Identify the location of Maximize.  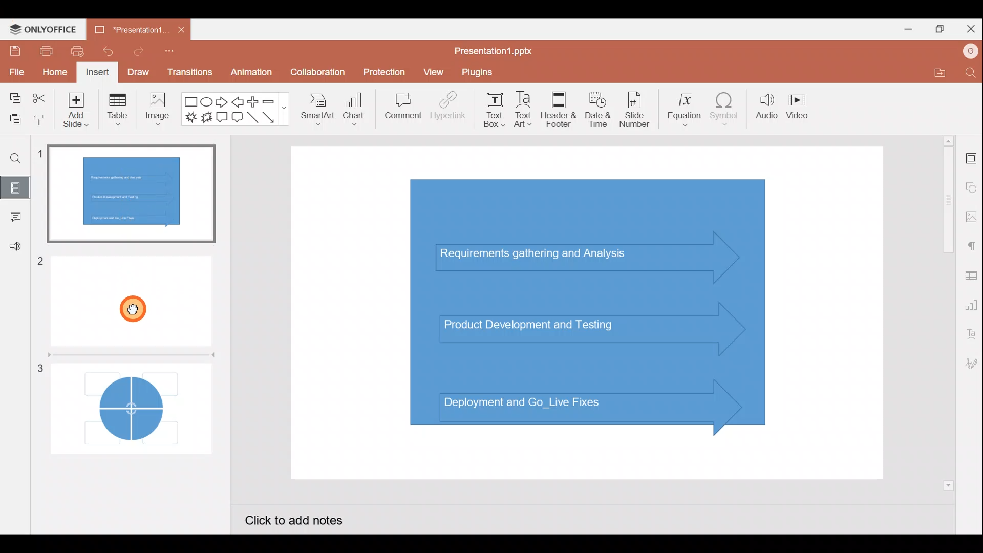
(942, 28).